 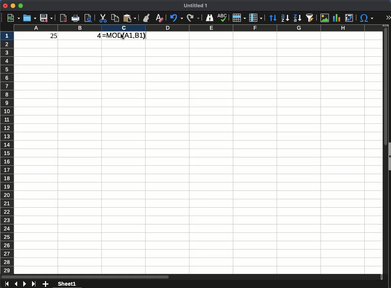 What do you see at coordinates (176, 18) in the screenshot?
I see `undo ` at bounding box center [176, 18].